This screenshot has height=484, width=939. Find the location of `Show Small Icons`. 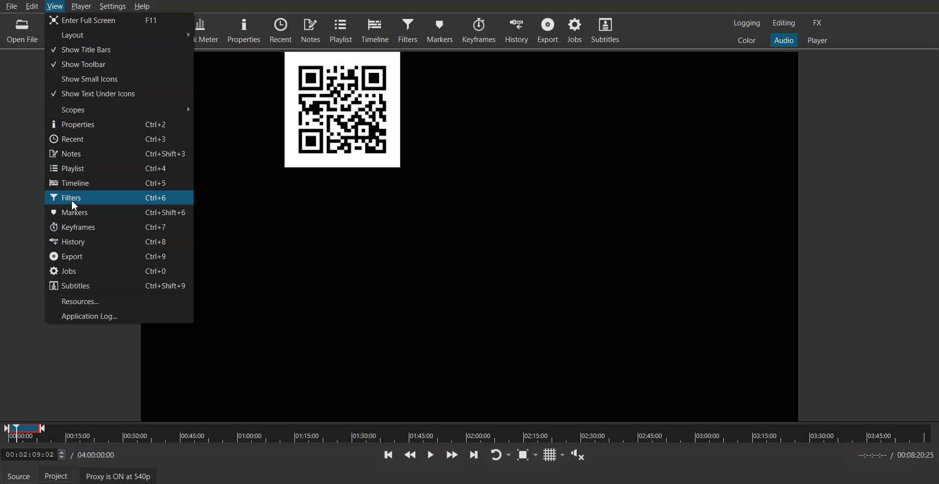

Show Small Icons is located at coordinates (119, 78).